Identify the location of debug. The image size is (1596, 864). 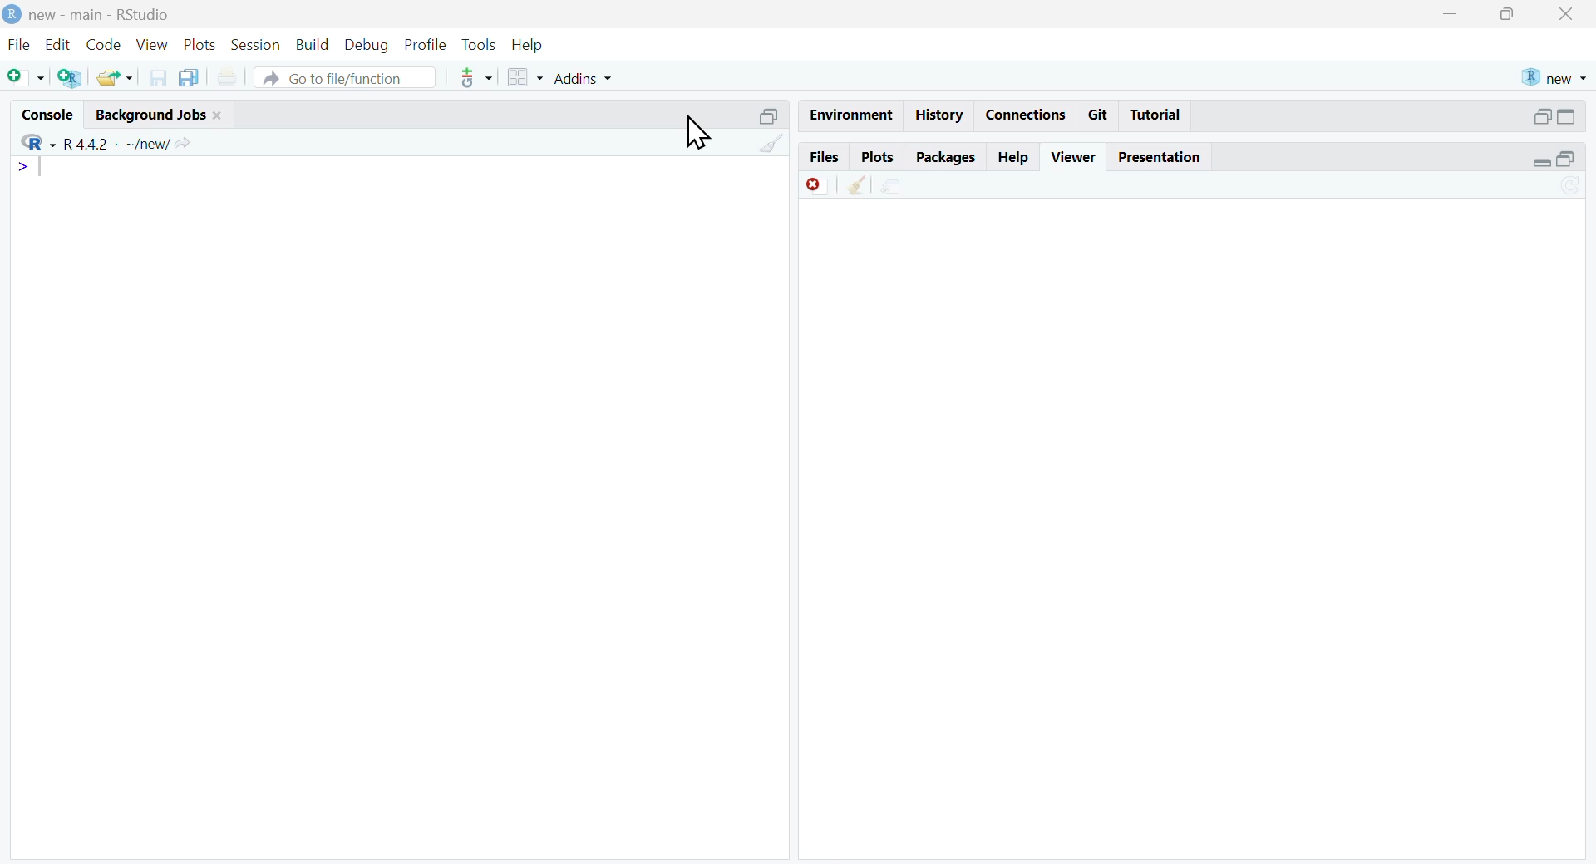
(368, 46).